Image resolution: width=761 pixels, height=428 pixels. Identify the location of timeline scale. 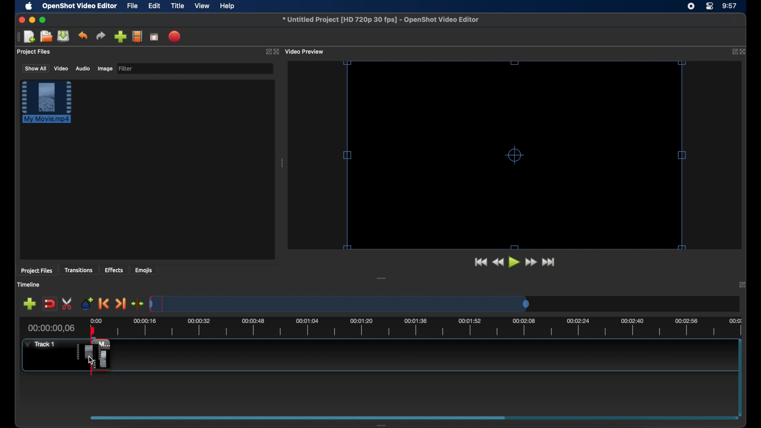
(426, 328).